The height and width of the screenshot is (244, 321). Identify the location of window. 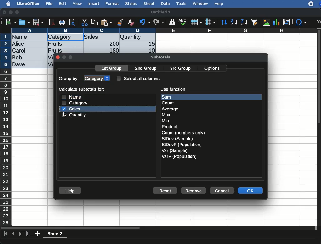
(200, 3).